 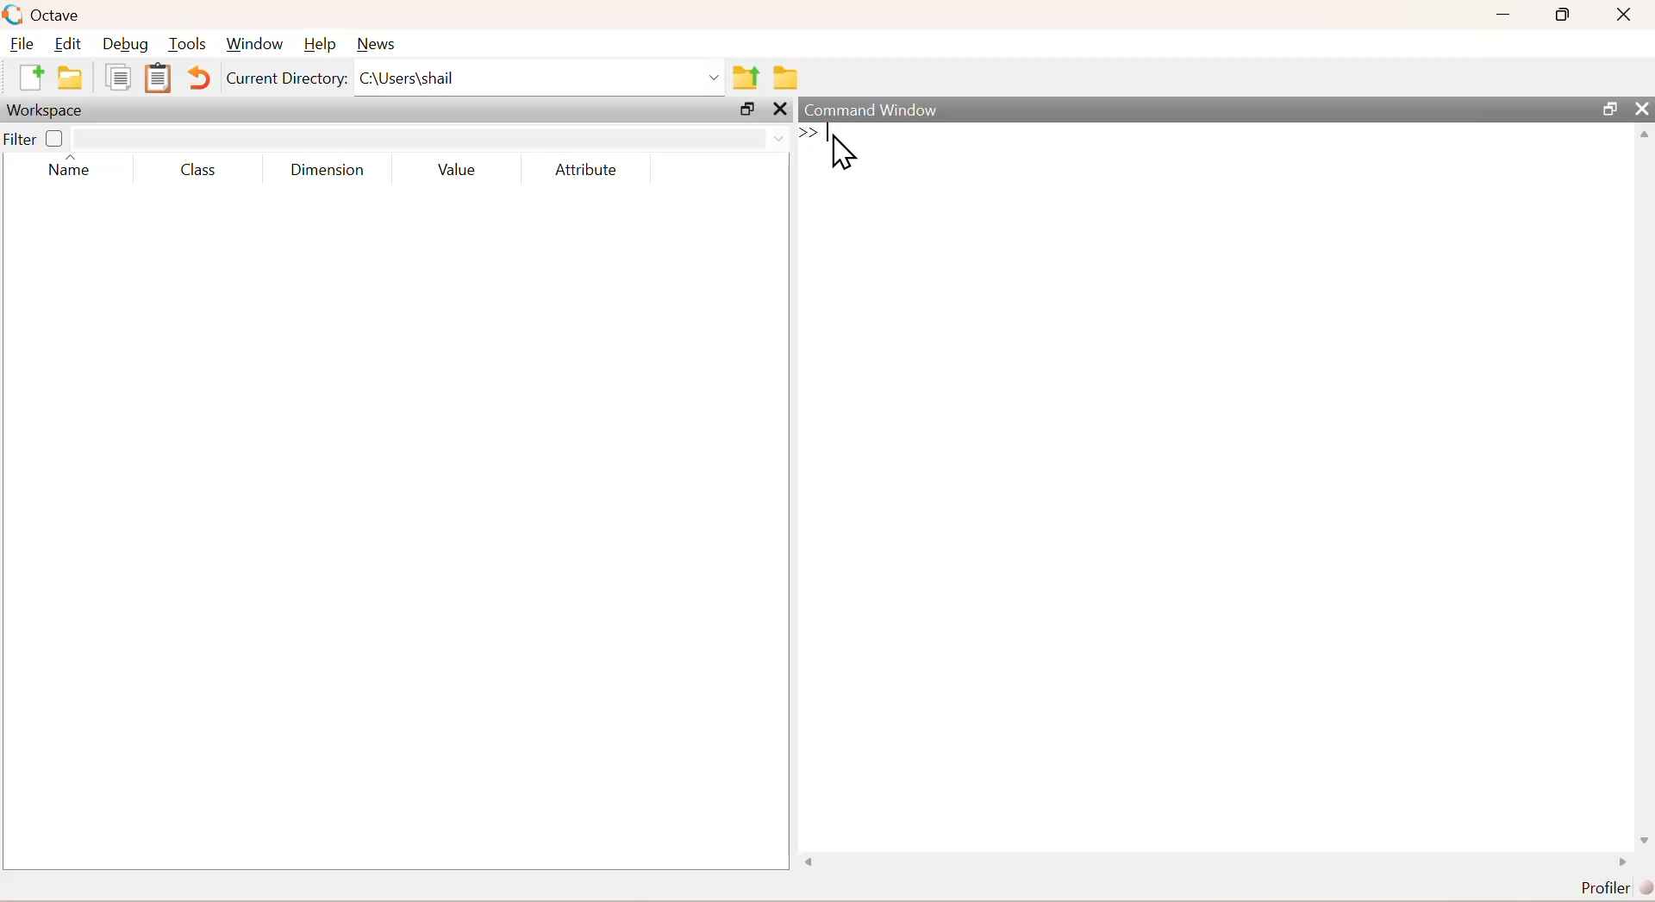 I want to click on Up, so click(x=1645, y=136).